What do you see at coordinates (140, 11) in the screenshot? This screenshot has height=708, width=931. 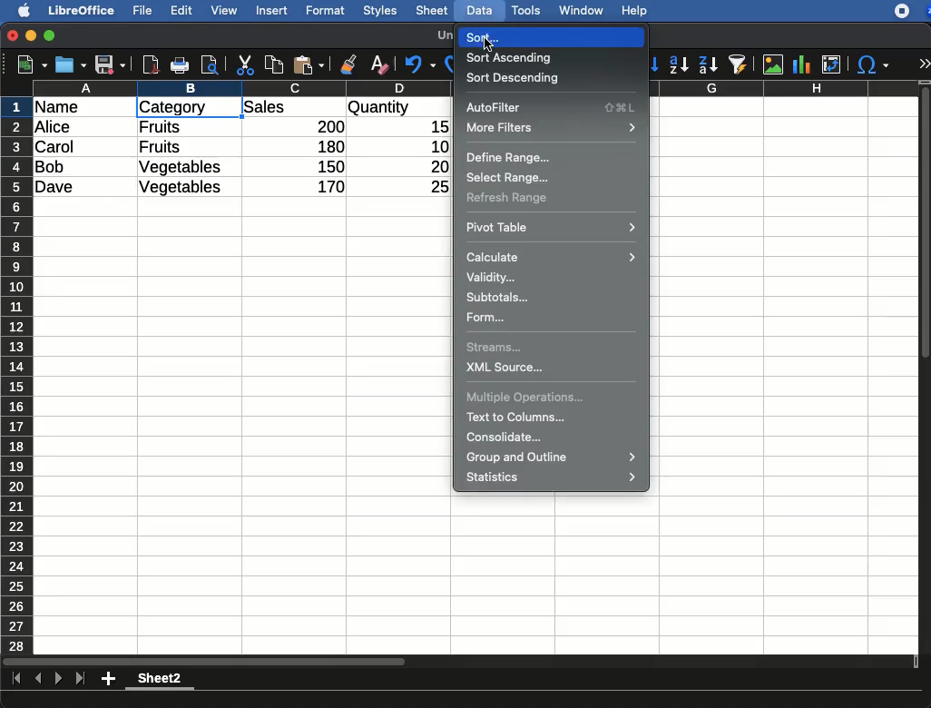 I see `file` at bounding box center [140, 11].